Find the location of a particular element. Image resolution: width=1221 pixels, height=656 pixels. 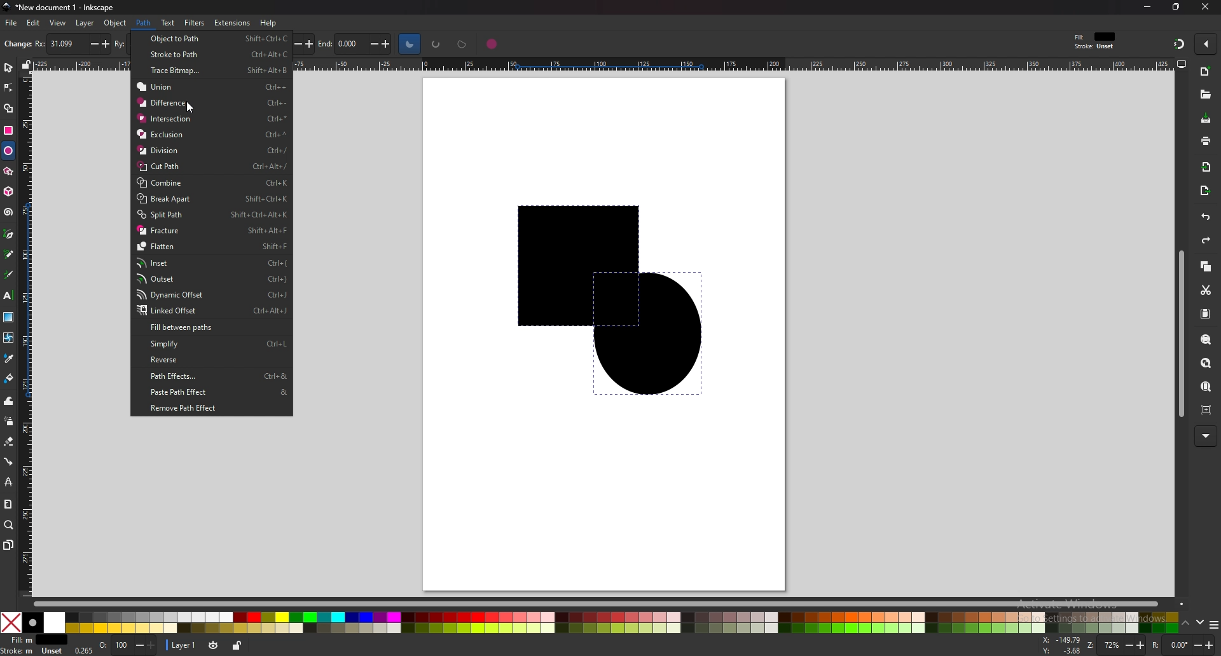

cut is located at coordinates (1206, 290).